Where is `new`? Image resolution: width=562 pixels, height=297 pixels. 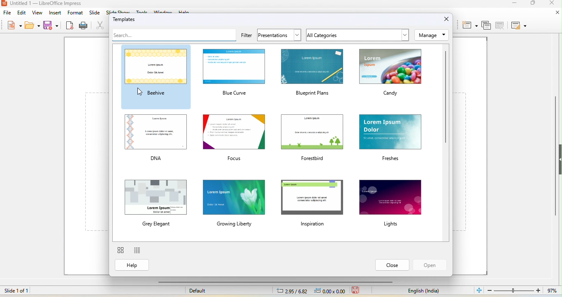 new is located at coordinates (15, 24).